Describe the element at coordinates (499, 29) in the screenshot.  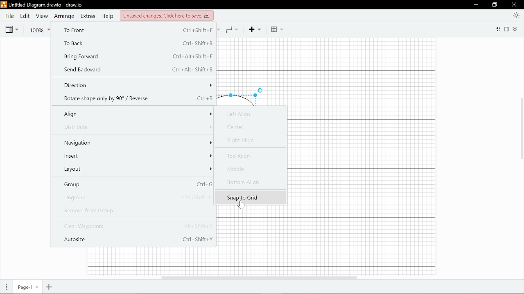
I see `Fullscreen` at that location.